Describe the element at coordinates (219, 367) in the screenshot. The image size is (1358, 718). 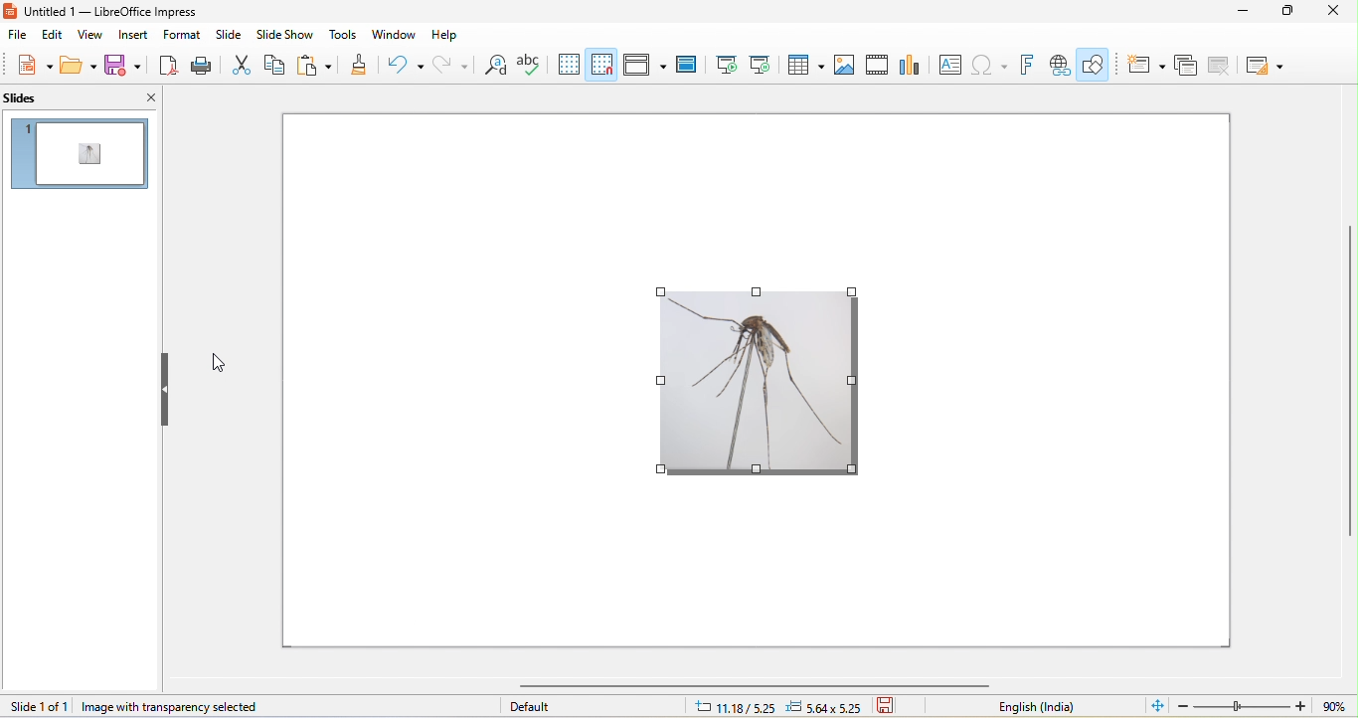
I see `cursor movement` at that location.